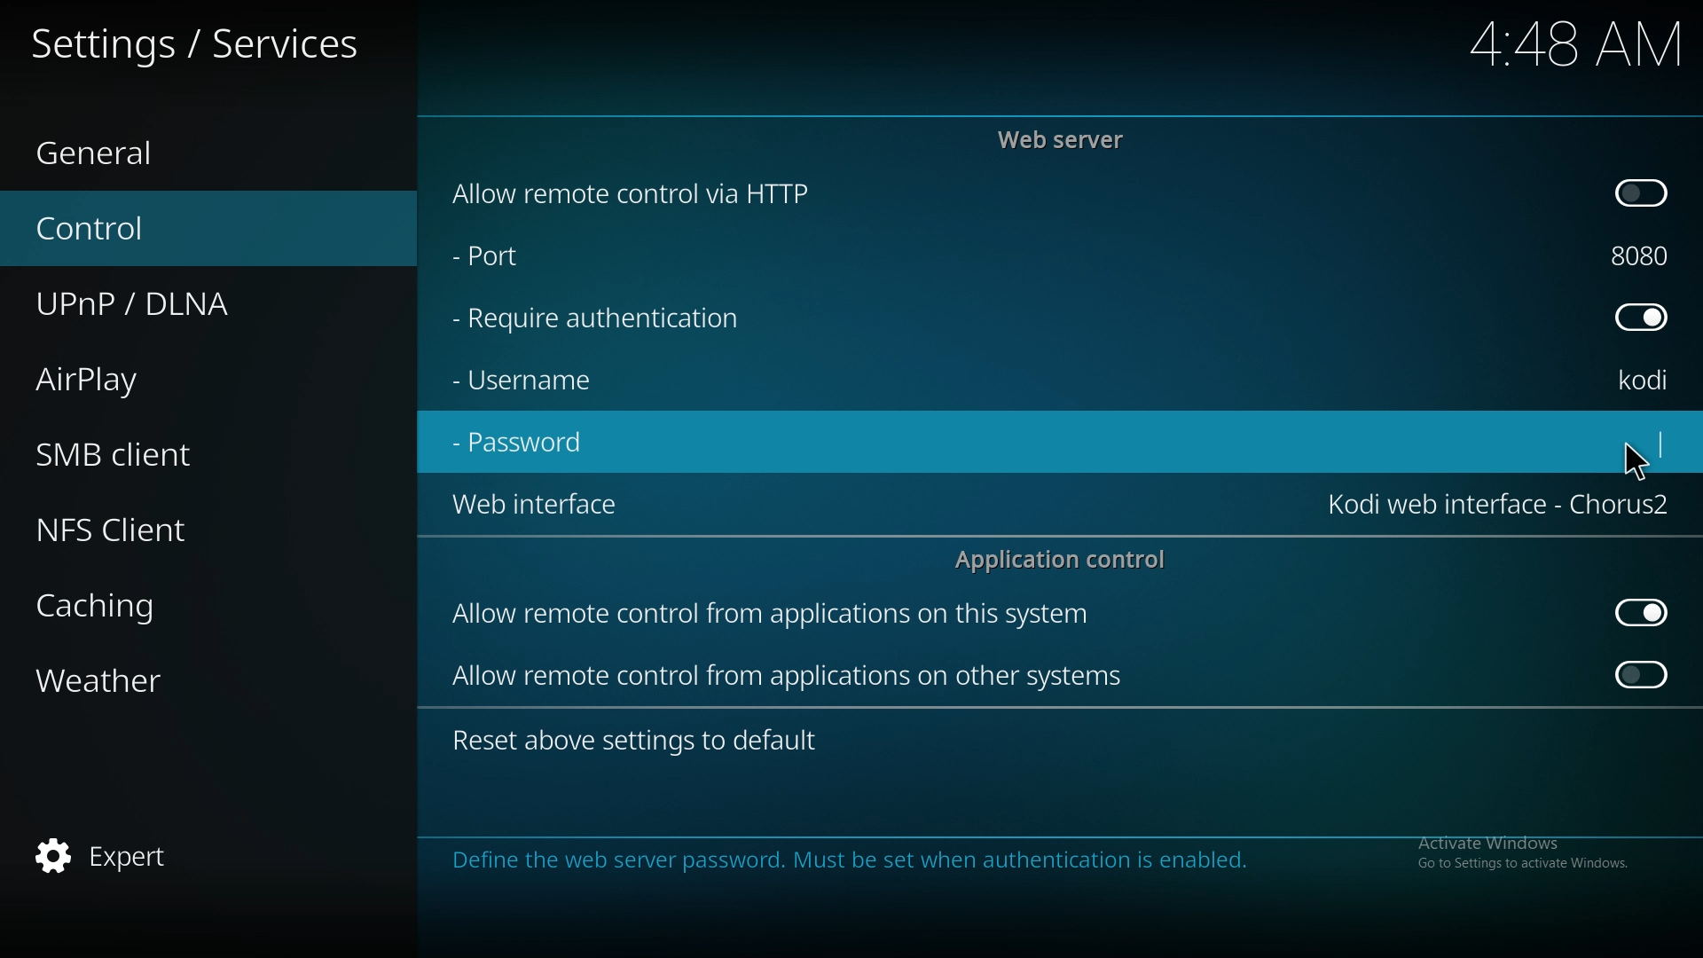 This screenshot has height=958, width=1703. Describe the element at coordinates (1650, 380) in the screenshot. I see `kodi` at that location.